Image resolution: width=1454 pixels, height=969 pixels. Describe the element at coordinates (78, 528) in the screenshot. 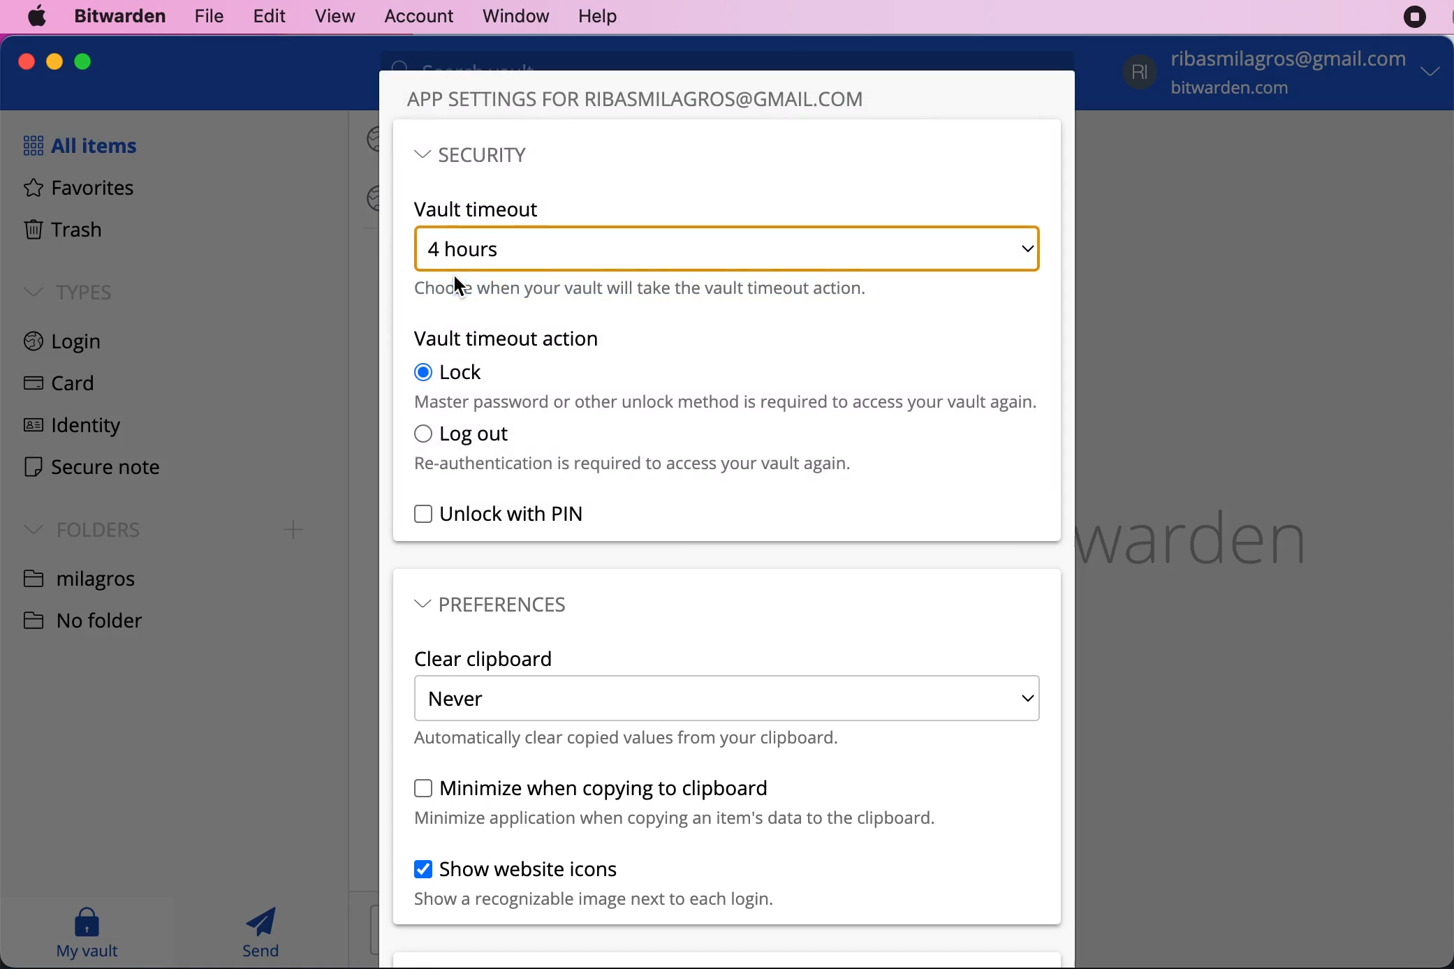

I see `folders` at that location.